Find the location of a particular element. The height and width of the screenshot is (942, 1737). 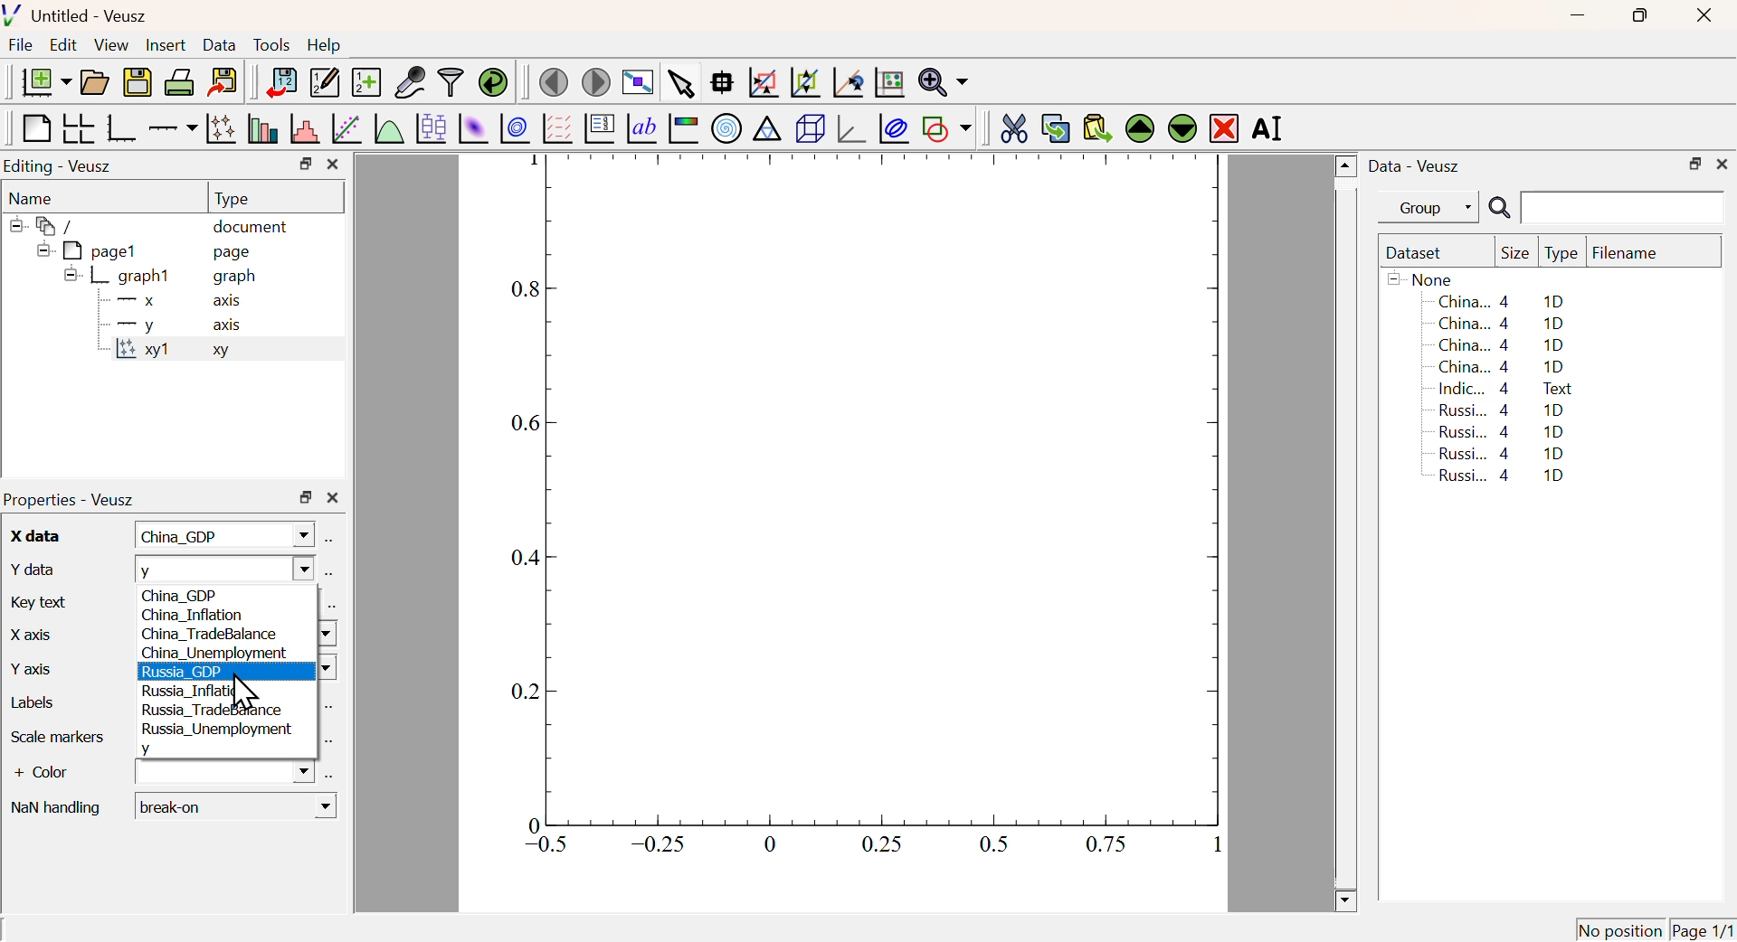

Search is located at coordinates (1499, 209).